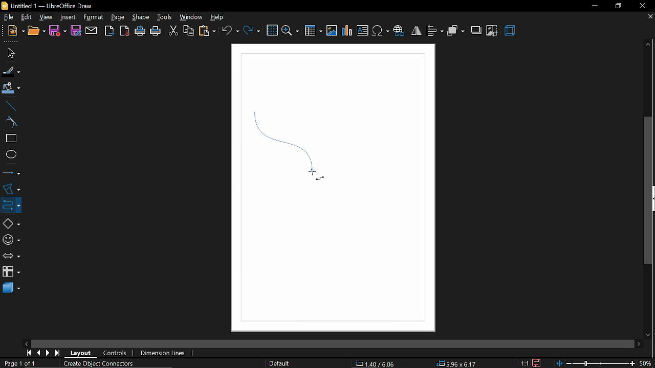 The image size is (655, 368). Describe the element at coordinates (28, 353) in the screenshot. I see `go to first page` at that location.